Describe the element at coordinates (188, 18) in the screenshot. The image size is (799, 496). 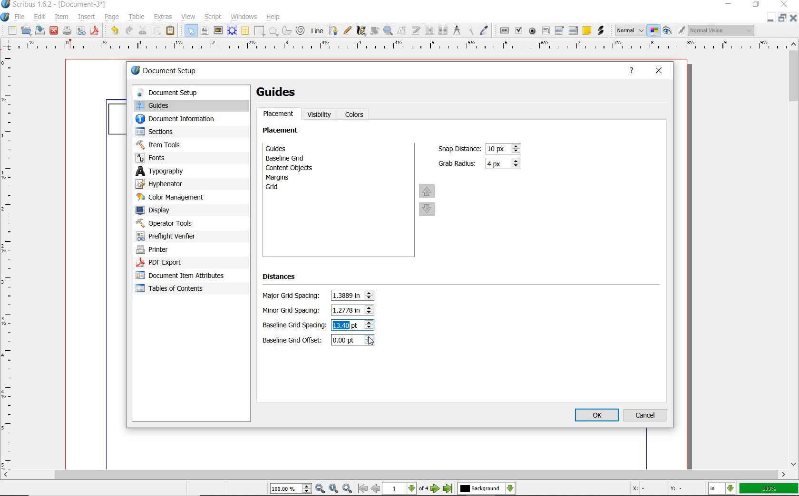
I see `view` at that location.